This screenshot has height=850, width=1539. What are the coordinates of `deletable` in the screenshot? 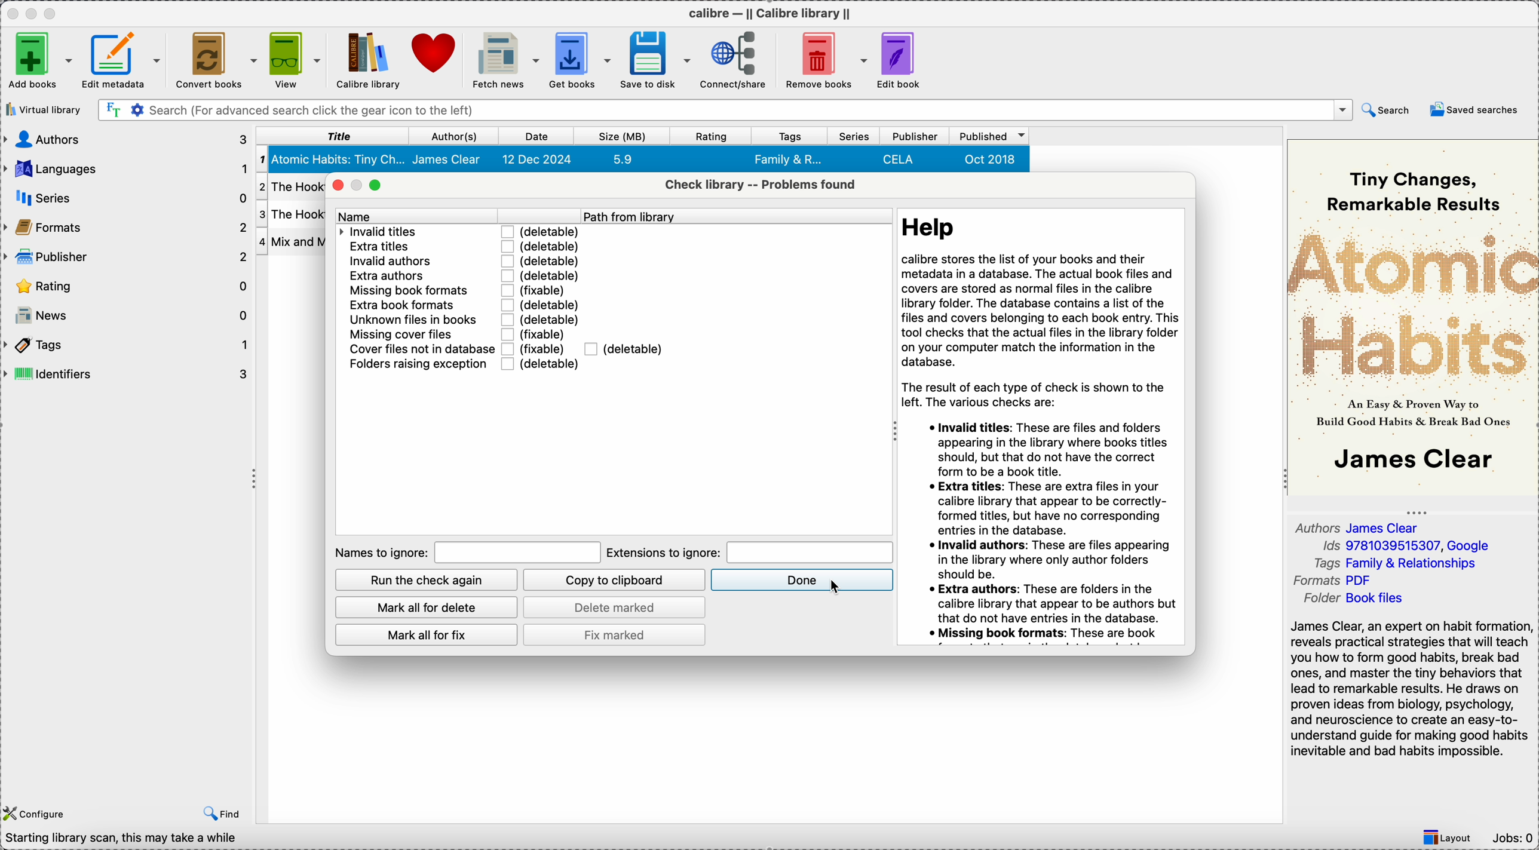 It's located at (542, 305).